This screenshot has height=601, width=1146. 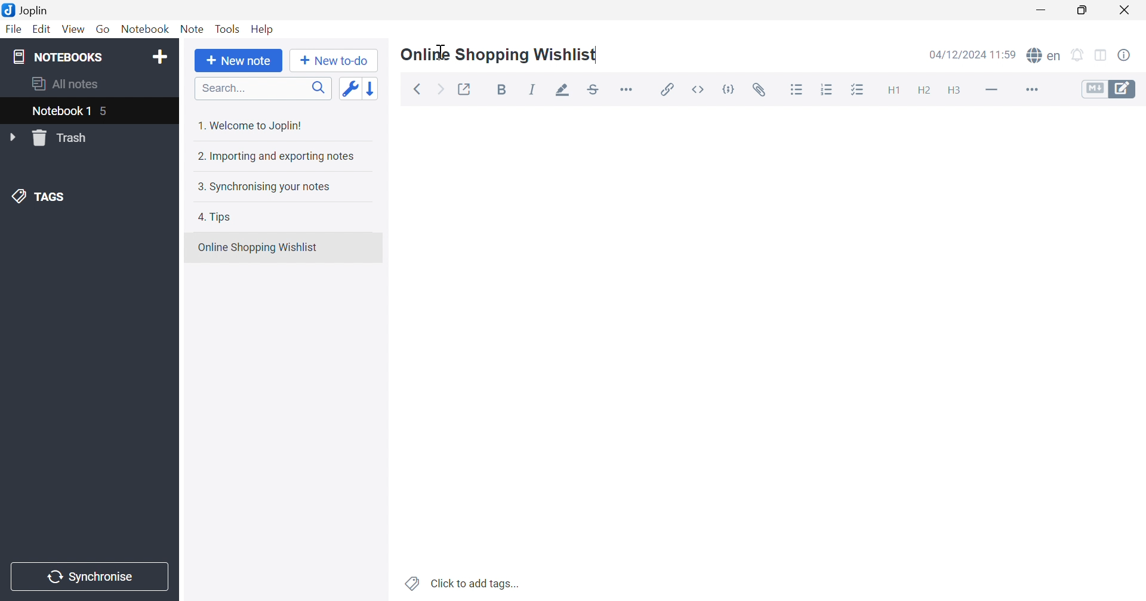 What do you see at coordinates (442, 51) in the screenshot?
I see `Typing Cursor` at bounding box center [442, 51].